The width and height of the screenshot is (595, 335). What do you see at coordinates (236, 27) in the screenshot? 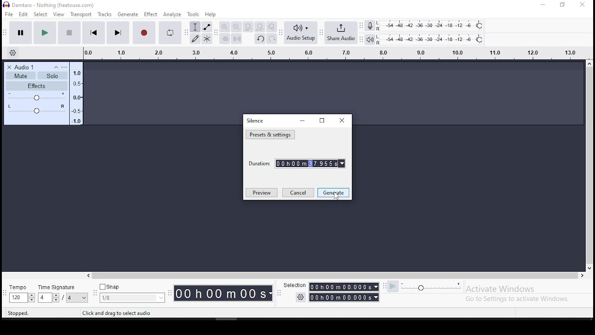
I see `zoom out` at bounding box center [236, 27].